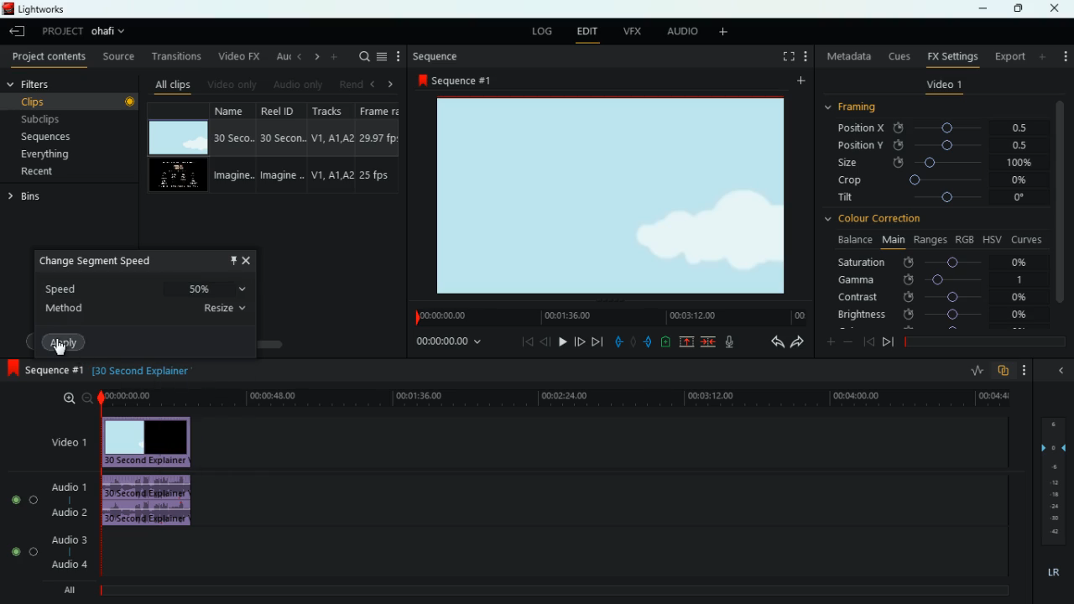 The width and height of the screenshot is (1074, 604). Describe the element at coordinates (1065, 55) in the screenshot. I see `add` at that location.